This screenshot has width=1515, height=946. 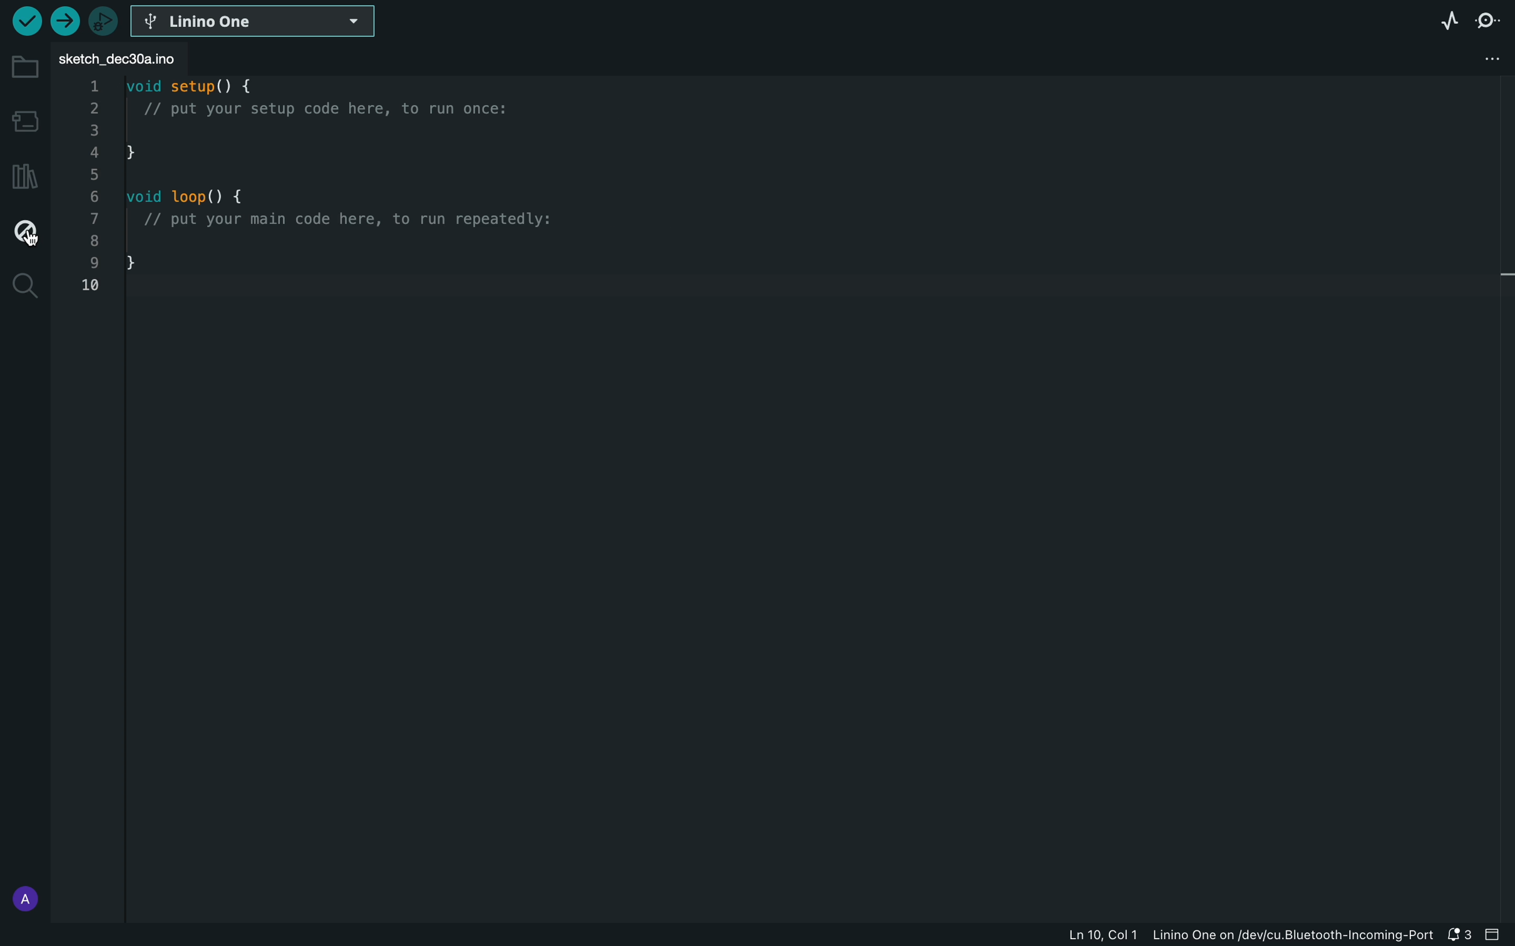 What do you see at coordinates (66, 19) in the screenshot?
I see `upload` at bounding box center [66, 19].